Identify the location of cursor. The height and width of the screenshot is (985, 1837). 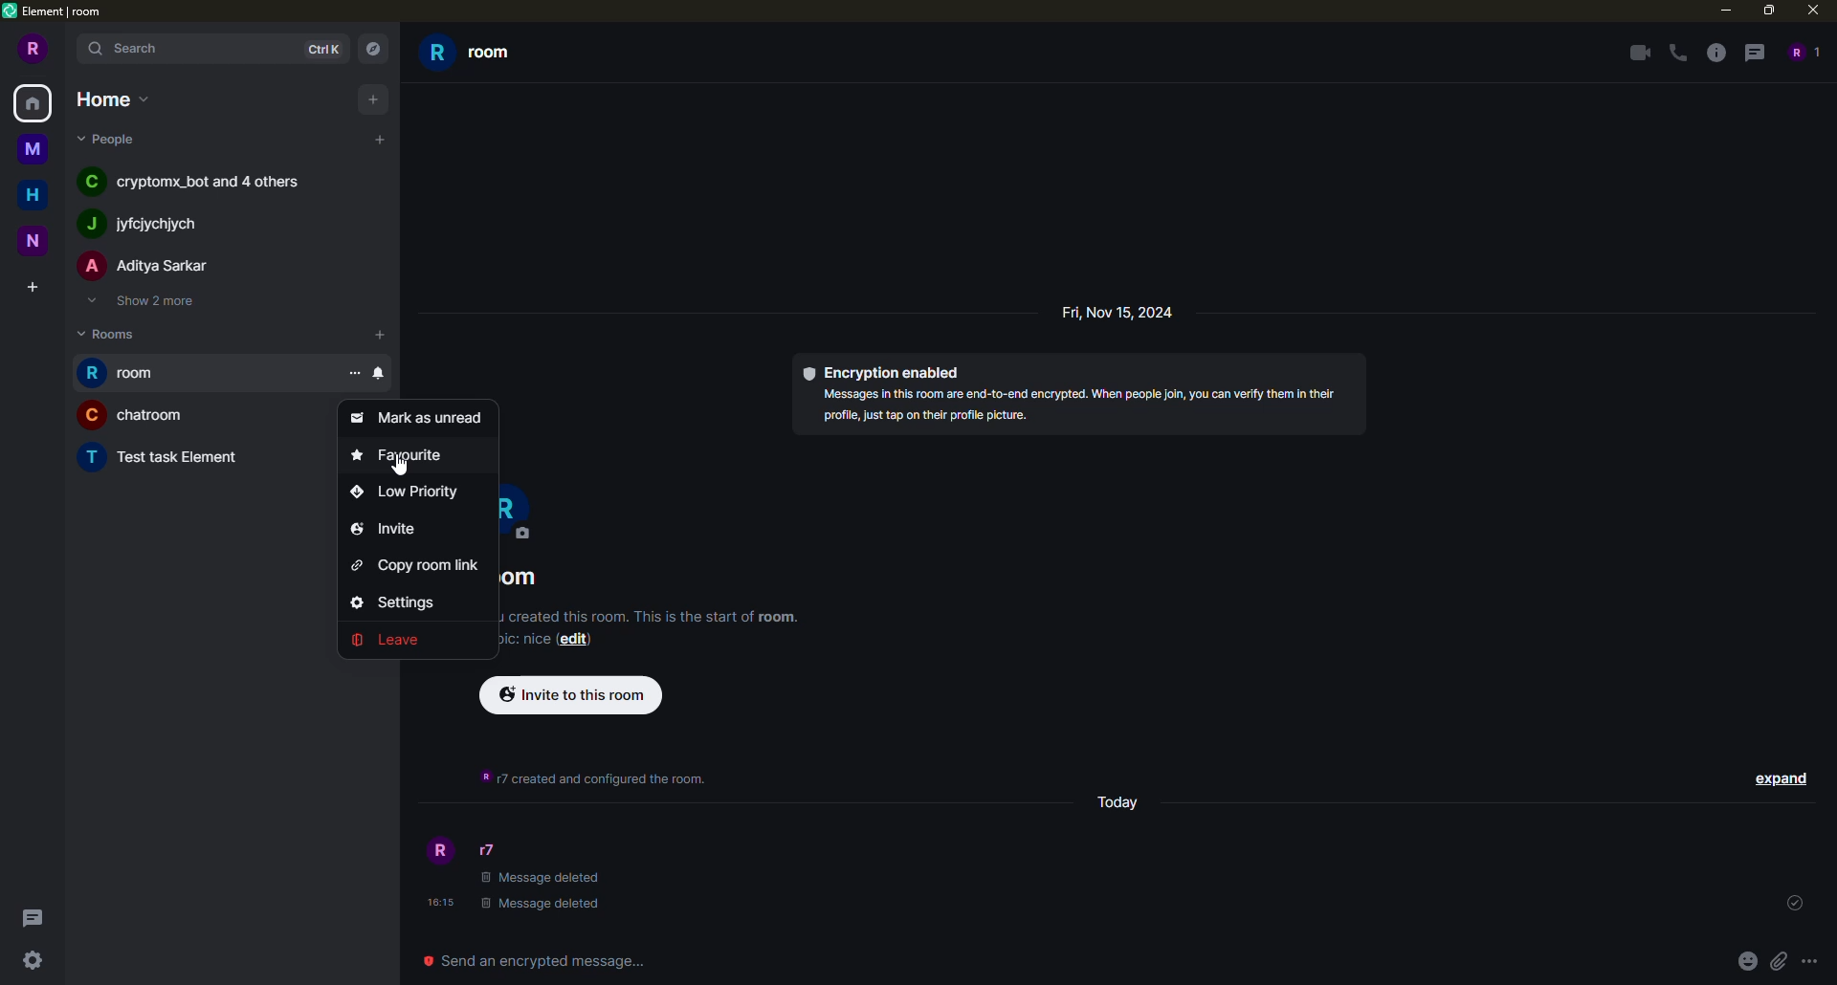
(396, 470).